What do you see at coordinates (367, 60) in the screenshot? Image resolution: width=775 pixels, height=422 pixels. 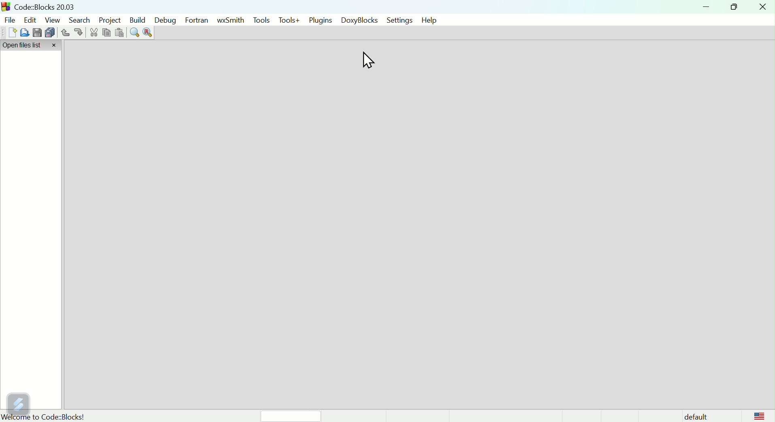 I see `Cursor` at bounding box center [367, 60].